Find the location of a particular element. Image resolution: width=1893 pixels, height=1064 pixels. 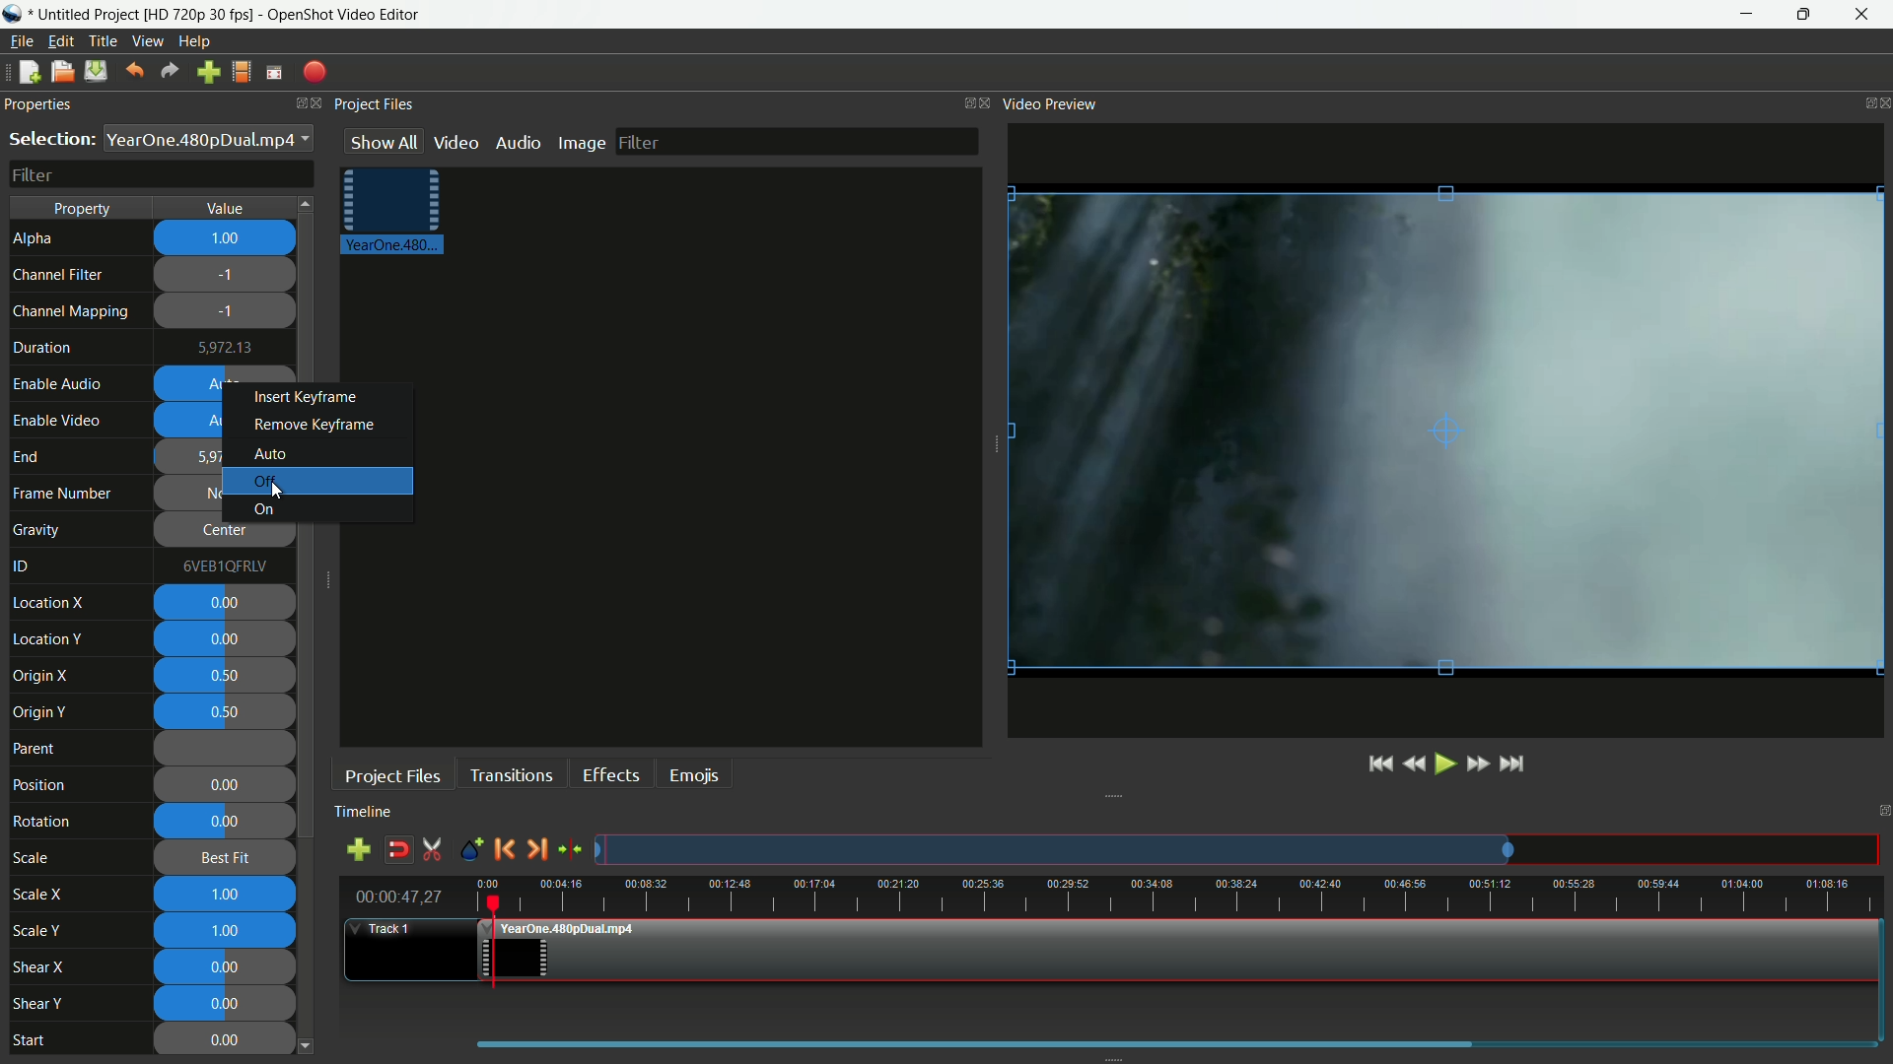

1.00 is located at coordinates (226, 932).